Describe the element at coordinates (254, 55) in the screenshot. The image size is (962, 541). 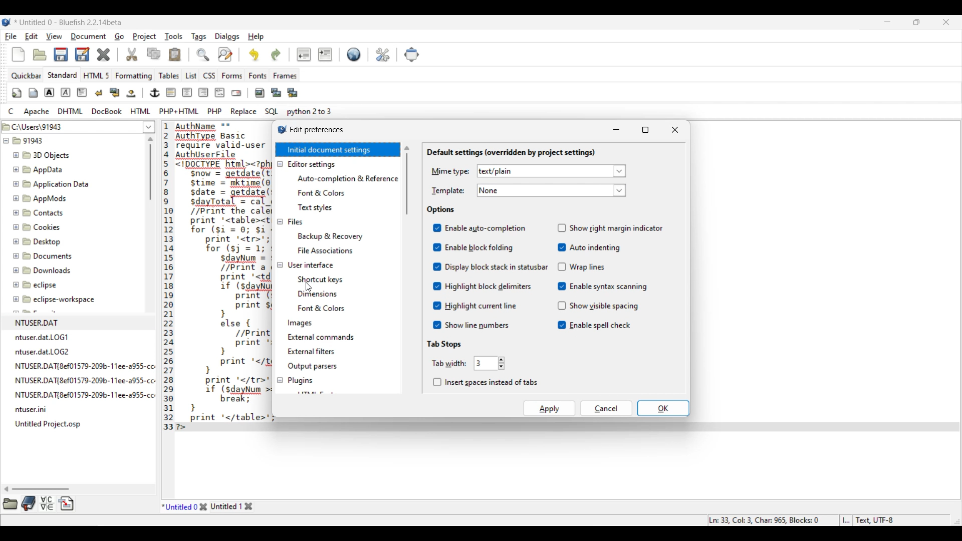
I see `Undo` at that location.